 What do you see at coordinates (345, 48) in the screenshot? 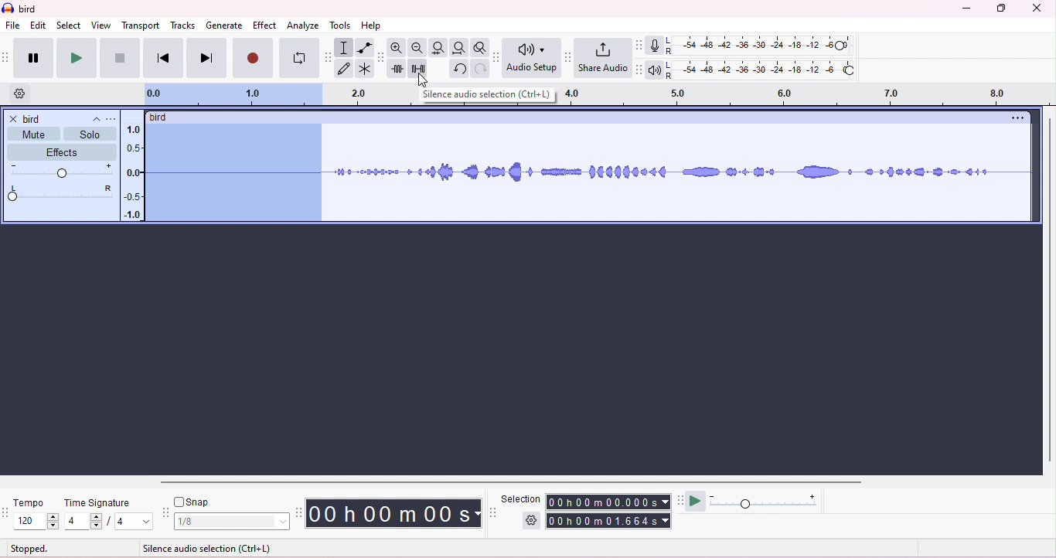
I see `selection` at bounding box center [345, 48].